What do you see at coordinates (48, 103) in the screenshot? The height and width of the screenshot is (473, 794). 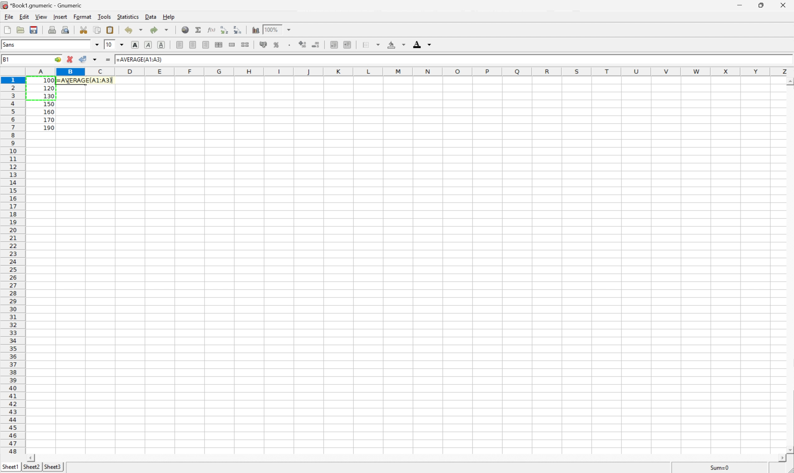 I see `150` at bounding box center [48, 103].